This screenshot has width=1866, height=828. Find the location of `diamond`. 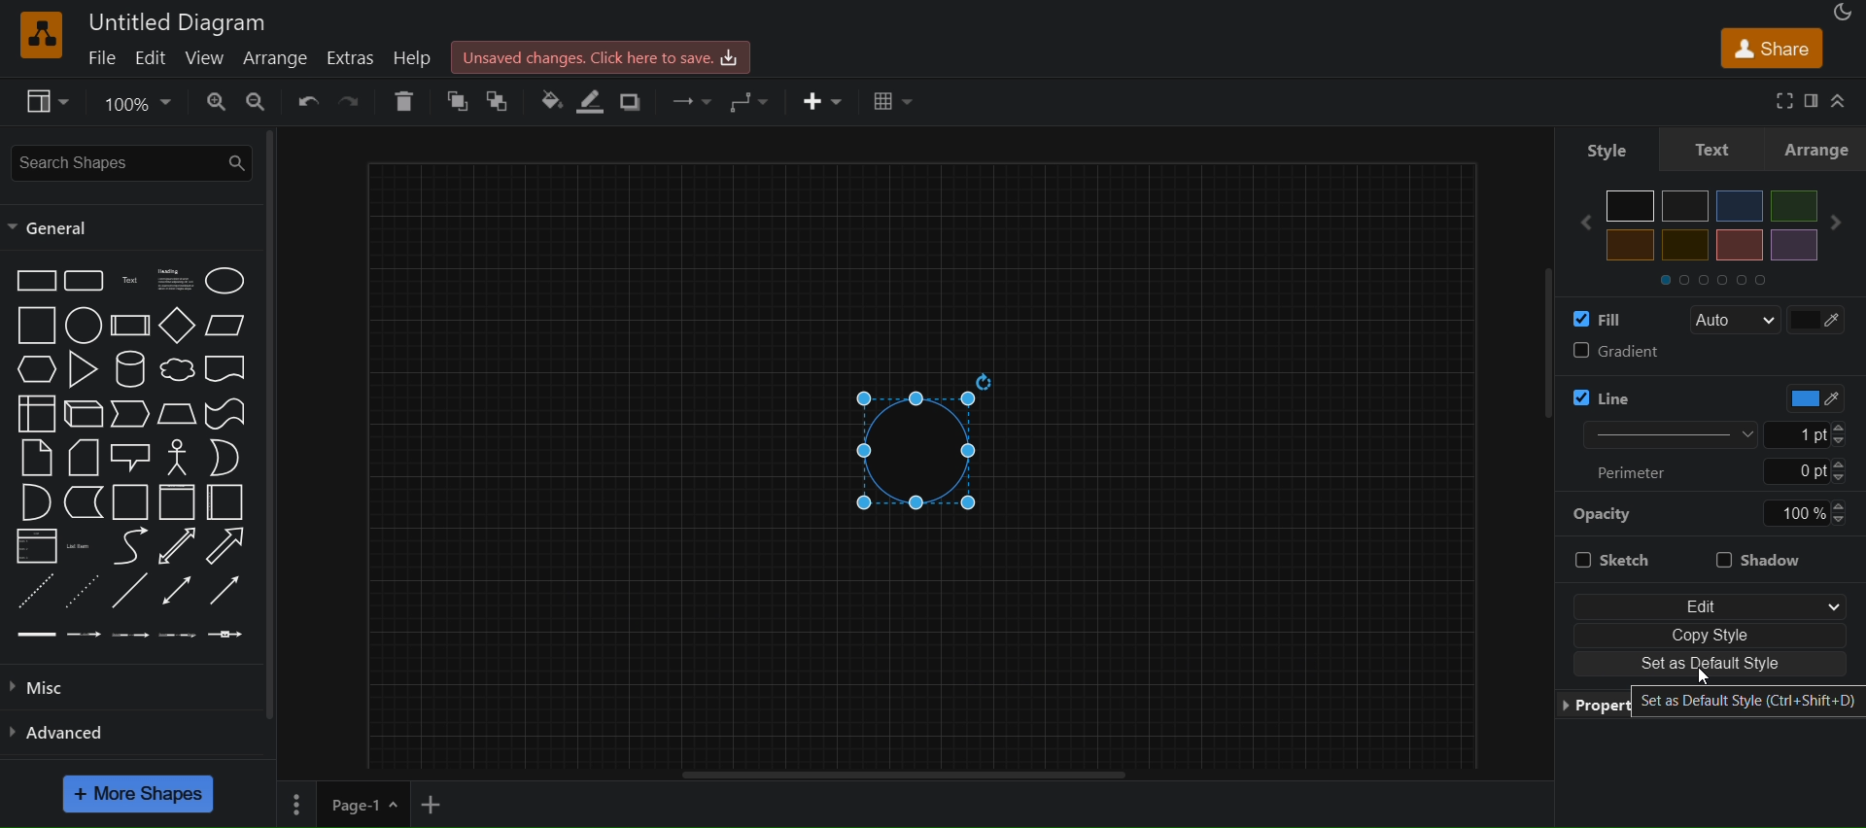

diamond is located at coordinates (177, 328).